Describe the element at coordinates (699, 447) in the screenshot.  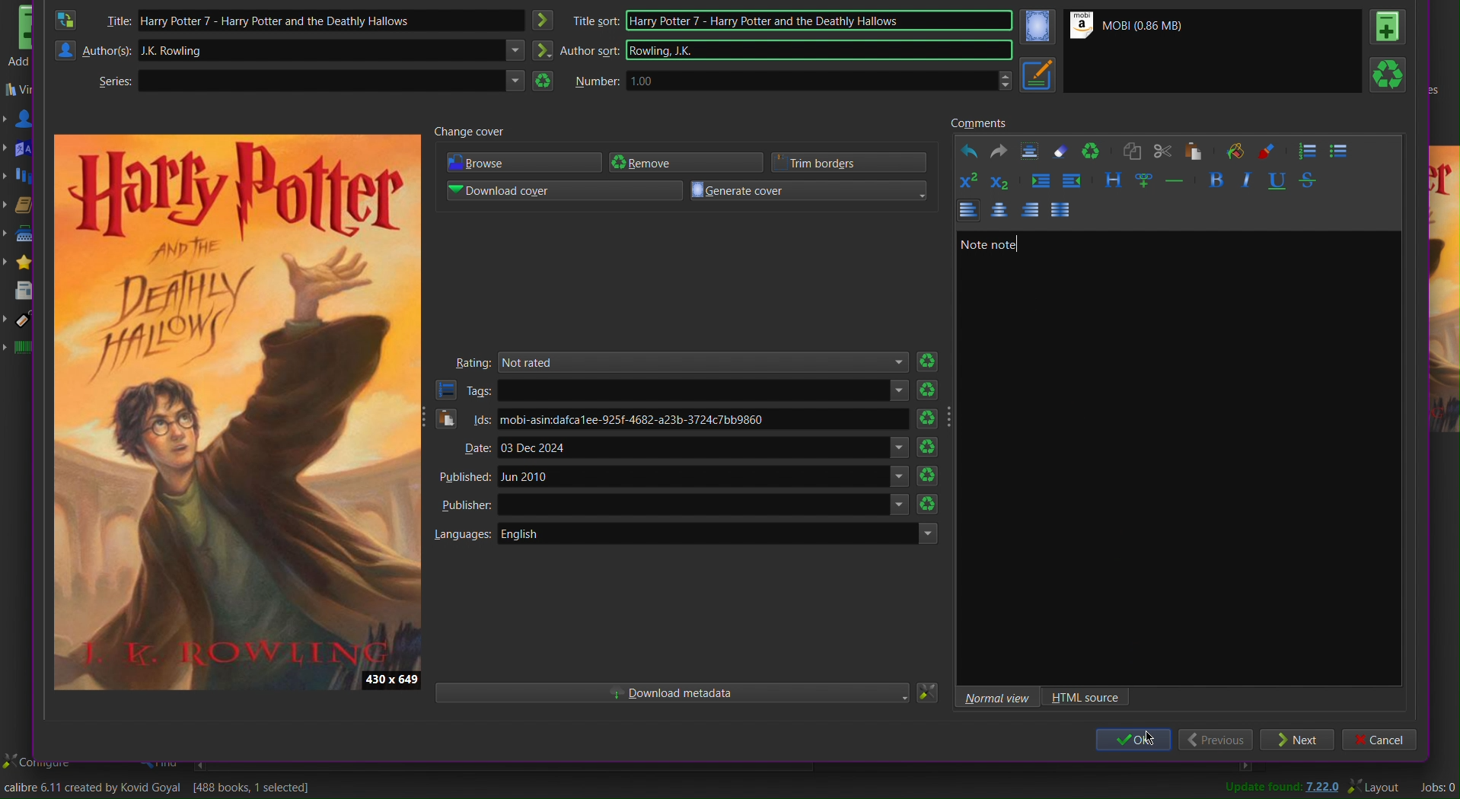
I see `03 Dec 2024` at that location.